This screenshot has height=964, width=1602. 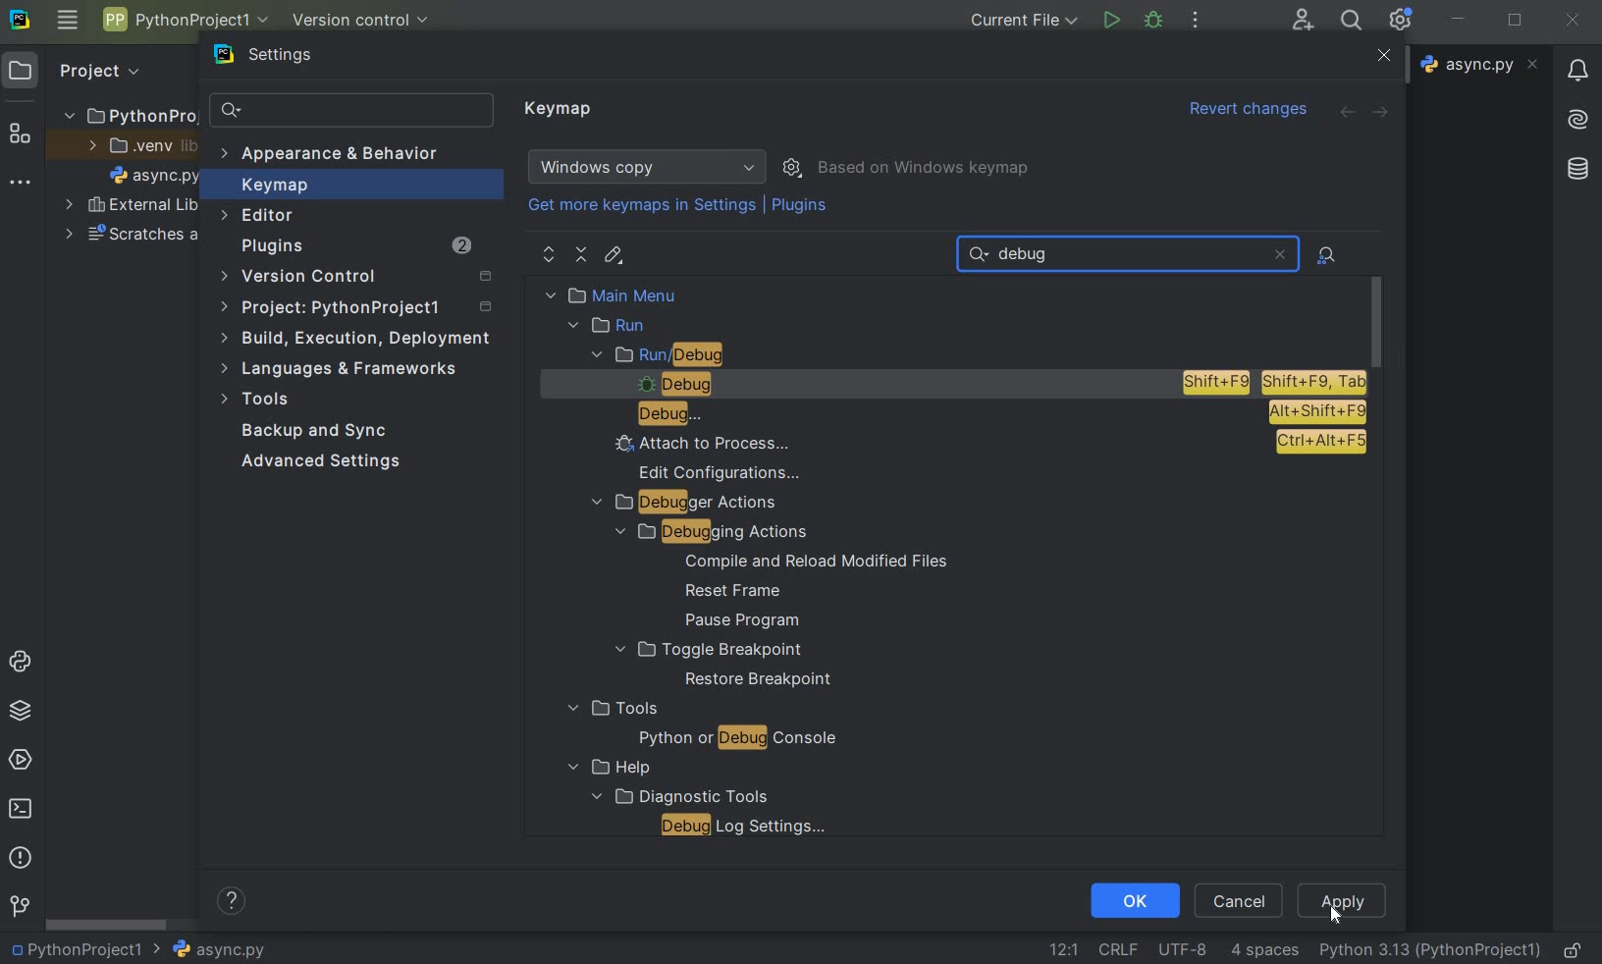 What do you see at coordinates (991, 384) in the screenshot?
I see `debug` at bounding box center [991, 384].